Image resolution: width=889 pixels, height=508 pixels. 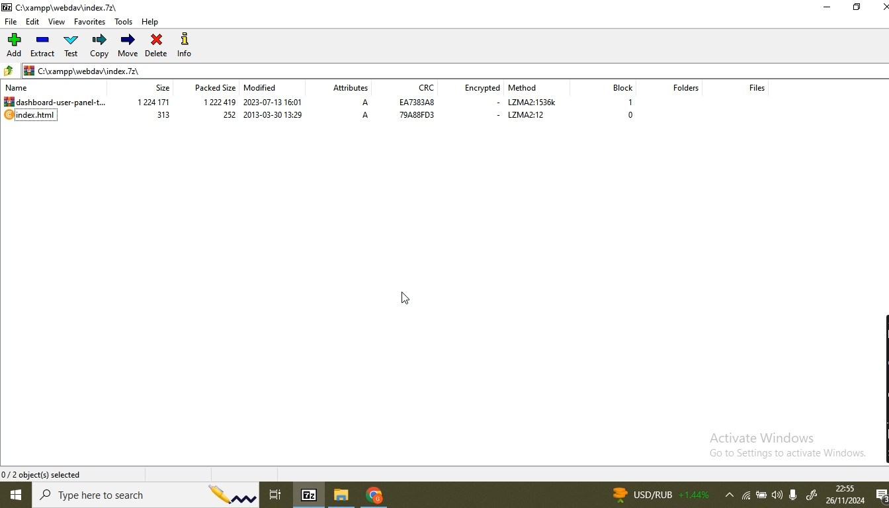 I want to click on tools, so click(x=126, y=22).